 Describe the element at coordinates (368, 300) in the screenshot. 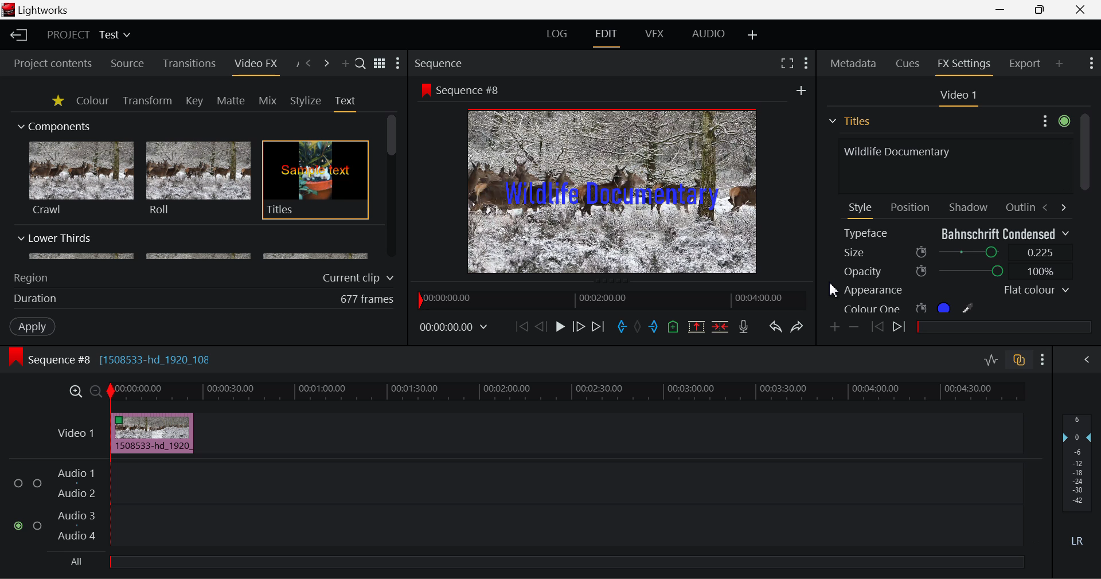

I see `677 frames` at that location.